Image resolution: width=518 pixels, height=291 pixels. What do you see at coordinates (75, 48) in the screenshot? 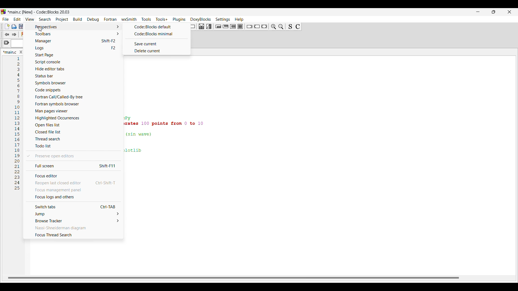
I see `Logs` at bounding box center [75, 48].